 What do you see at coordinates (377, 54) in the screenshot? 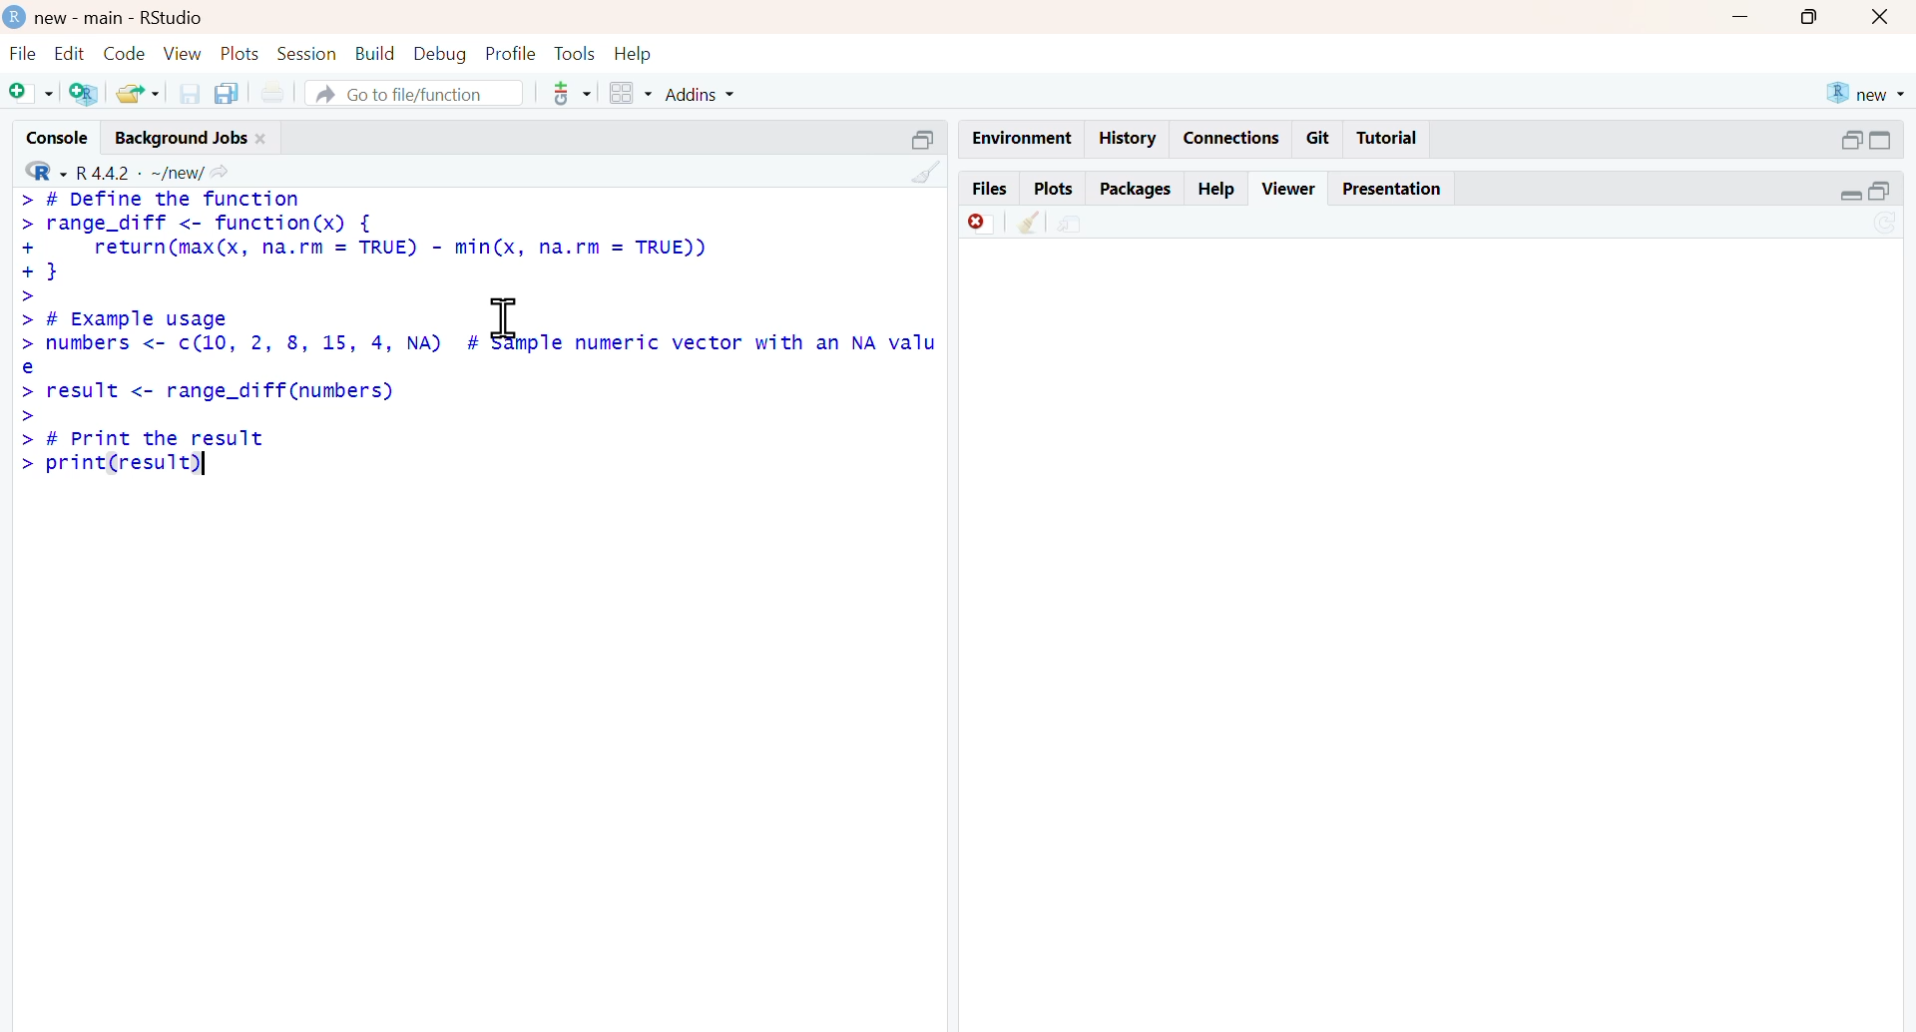
I see `build` at bounding box center [377, 54].